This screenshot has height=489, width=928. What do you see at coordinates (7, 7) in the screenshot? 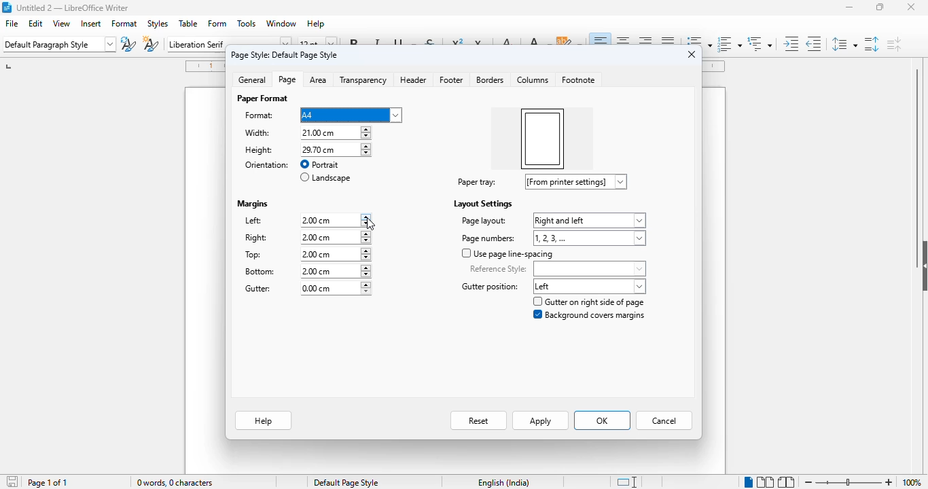
I see `logo` at bounding box center [7, 7].